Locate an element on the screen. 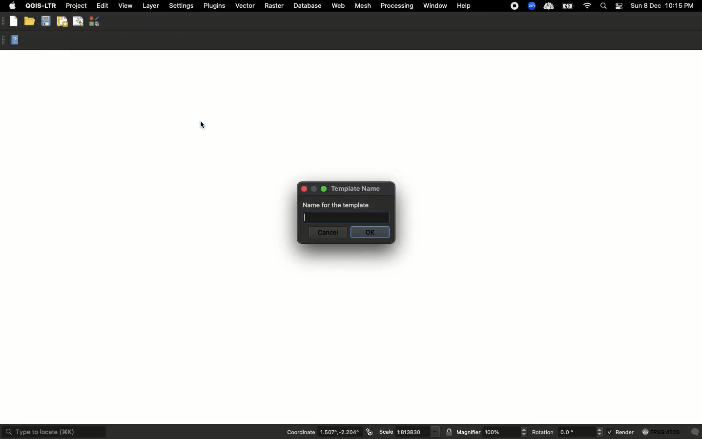 This screenshot has height=439, width=702. Mesh is located at coordinates (363, 6).